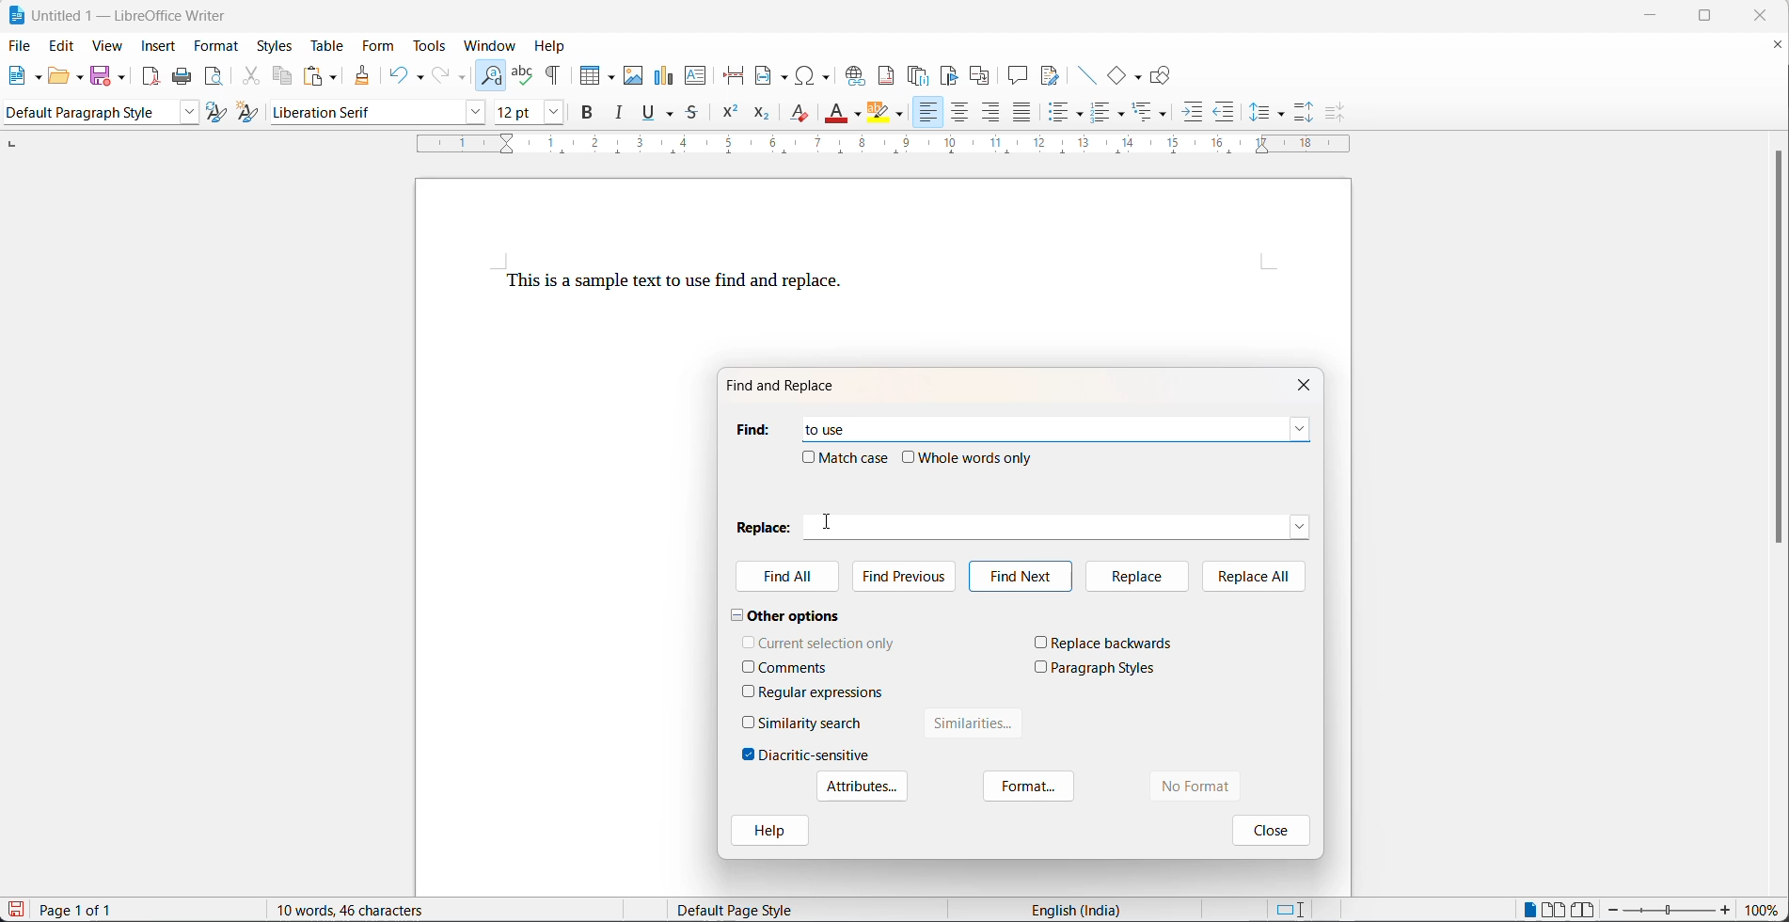 Image resolution: width=1789 pixels, height=922 pixels. Describe the element at coordinates (1069, 523) in the screenshot. I see `replace textbox` at that location.